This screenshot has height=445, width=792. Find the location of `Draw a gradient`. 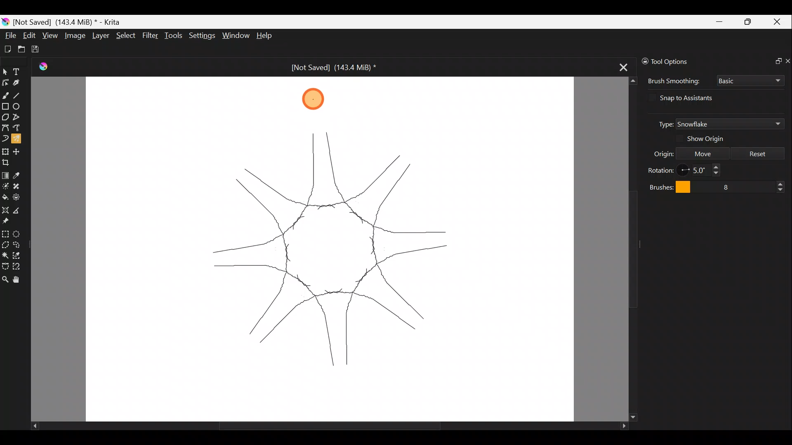

Draw a gradient is located at coordinates (5, 173).